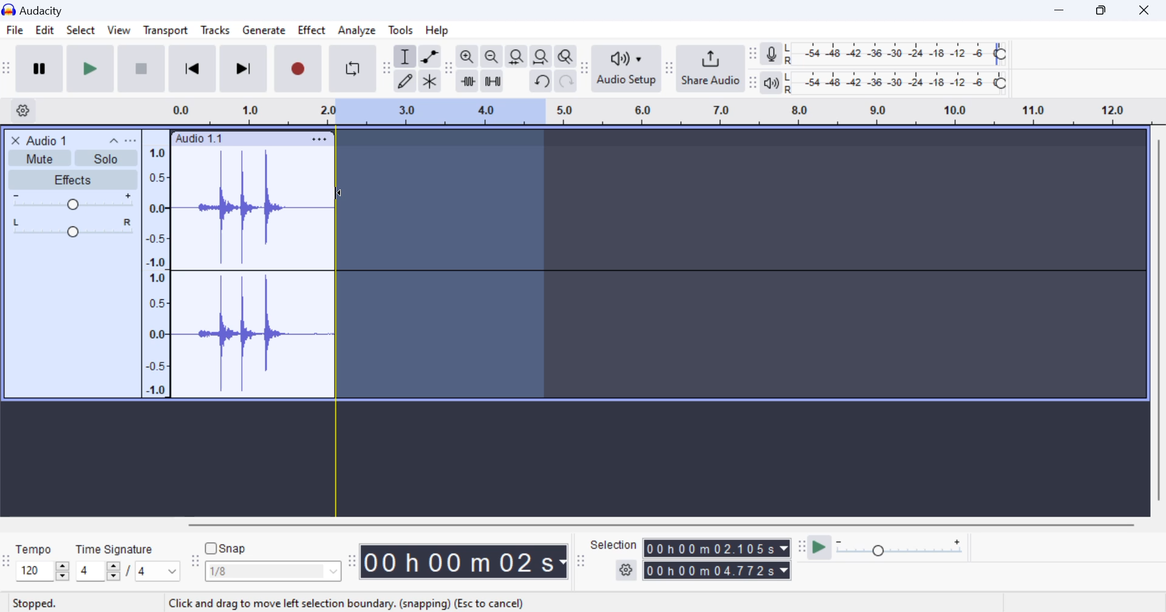  I want to click on Effects, so click(72, 180).